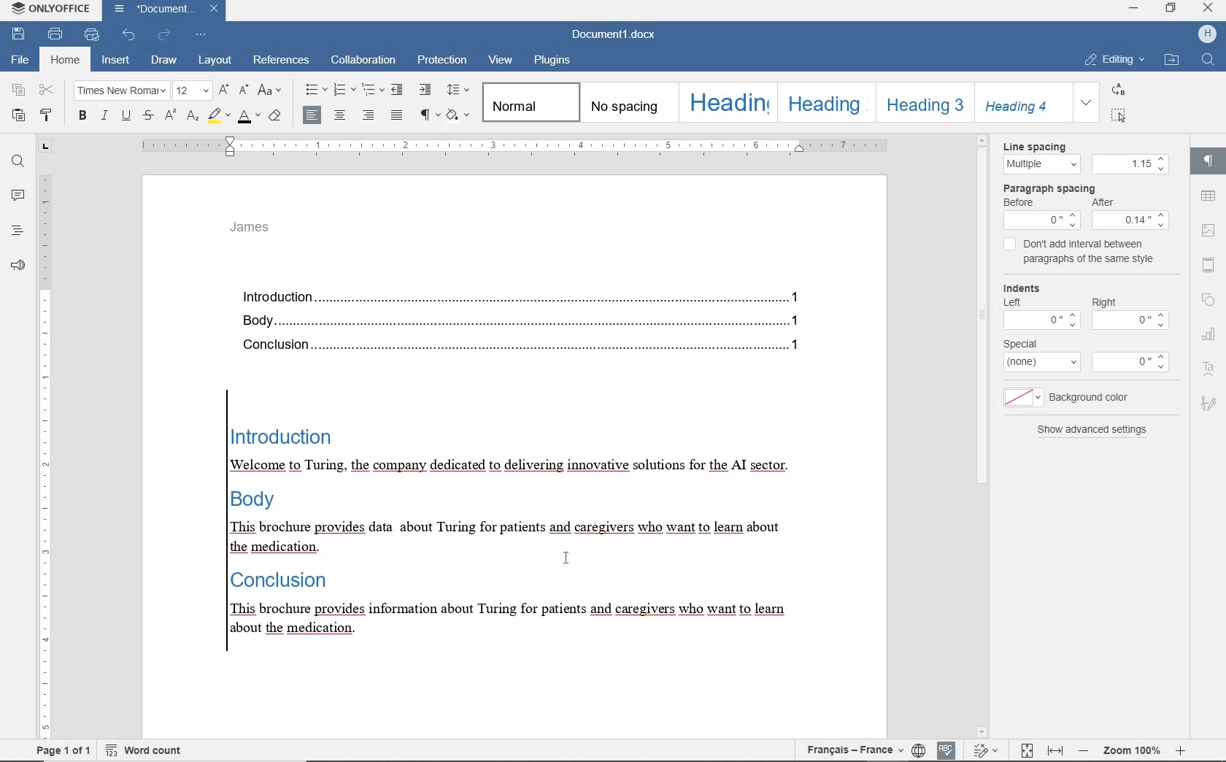  Describe the element at coordinates (1040, 319) in the screenshot. I see `more options` at that location.